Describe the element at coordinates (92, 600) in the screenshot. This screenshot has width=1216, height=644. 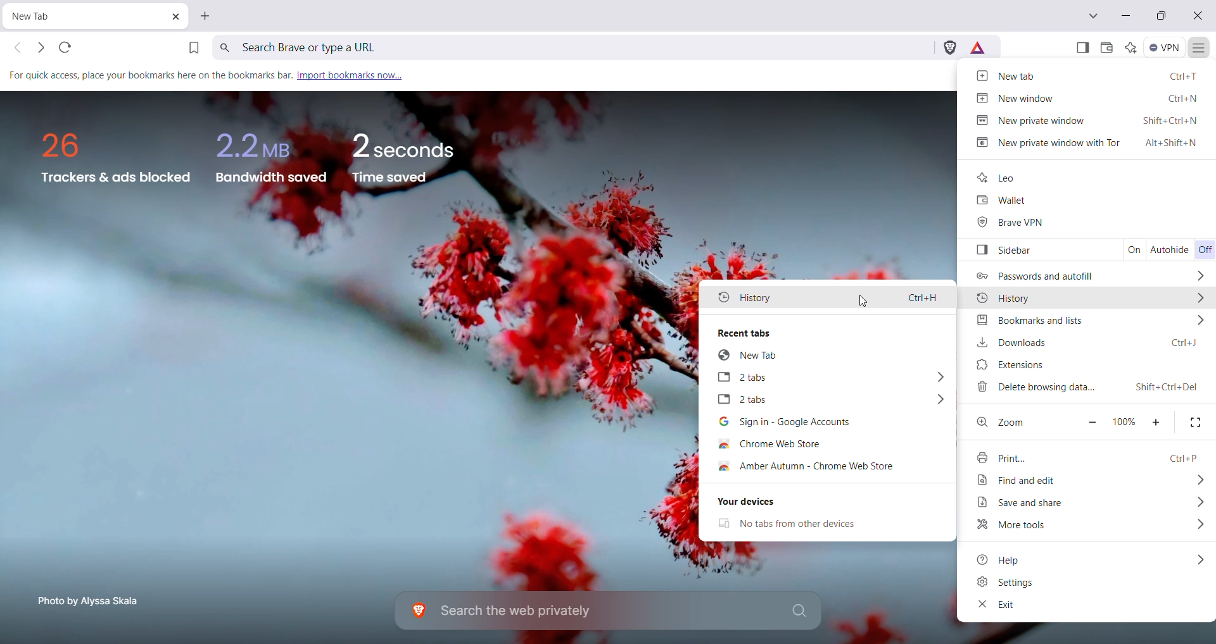
I see `Photo by Alyssa Skala` at that location.